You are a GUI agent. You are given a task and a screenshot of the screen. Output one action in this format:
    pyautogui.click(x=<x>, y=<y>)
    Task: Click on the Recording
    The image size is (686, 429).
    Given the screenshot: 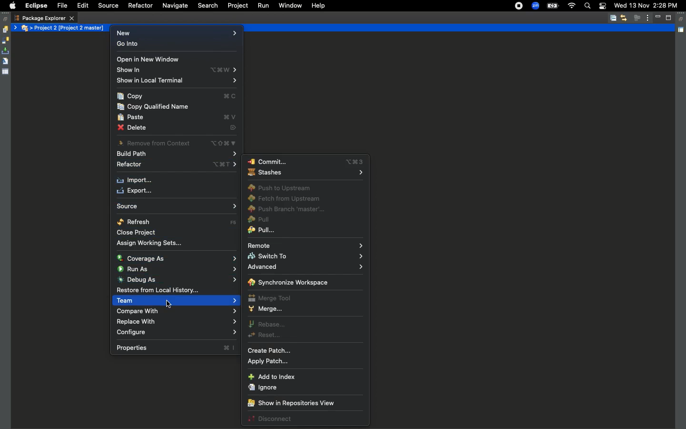 What is the action you would take?
    pyautogui.click(x=519, y=6)
    